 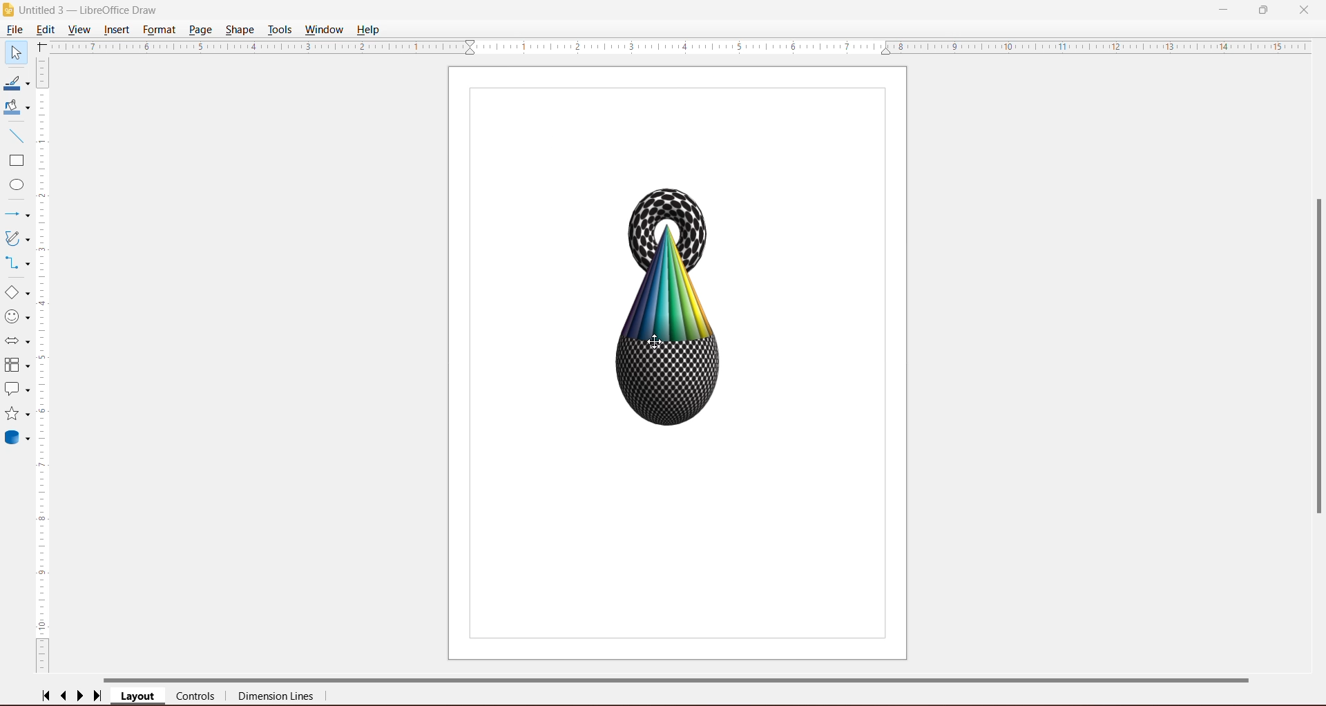 What do you see at coordinates (1265, 10) in the screenshot?
I see `Restore Down` at bounding box center [1265, 10].